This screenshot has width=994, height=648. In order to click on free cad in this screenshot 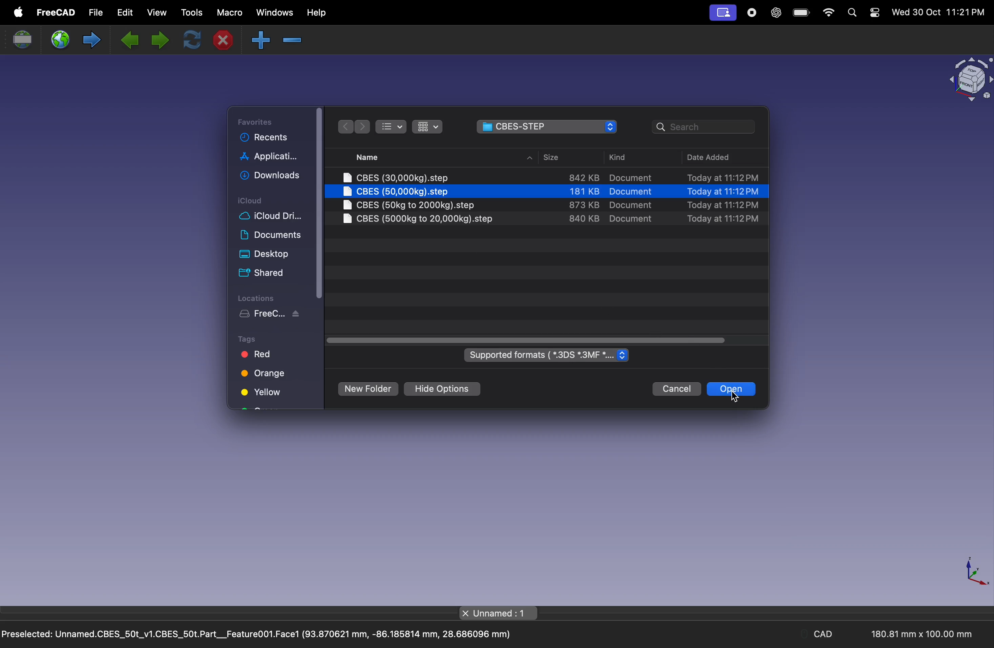, I will do `click(55, 13)`.